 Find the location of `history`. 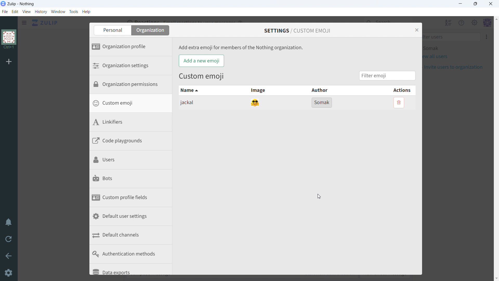

history is located at coordinates (41, 12).